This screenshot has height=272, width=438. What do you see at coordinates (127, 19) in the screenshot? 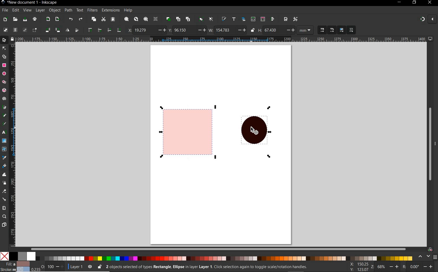
I see `zoom selection` at bounding box center [127, 19].